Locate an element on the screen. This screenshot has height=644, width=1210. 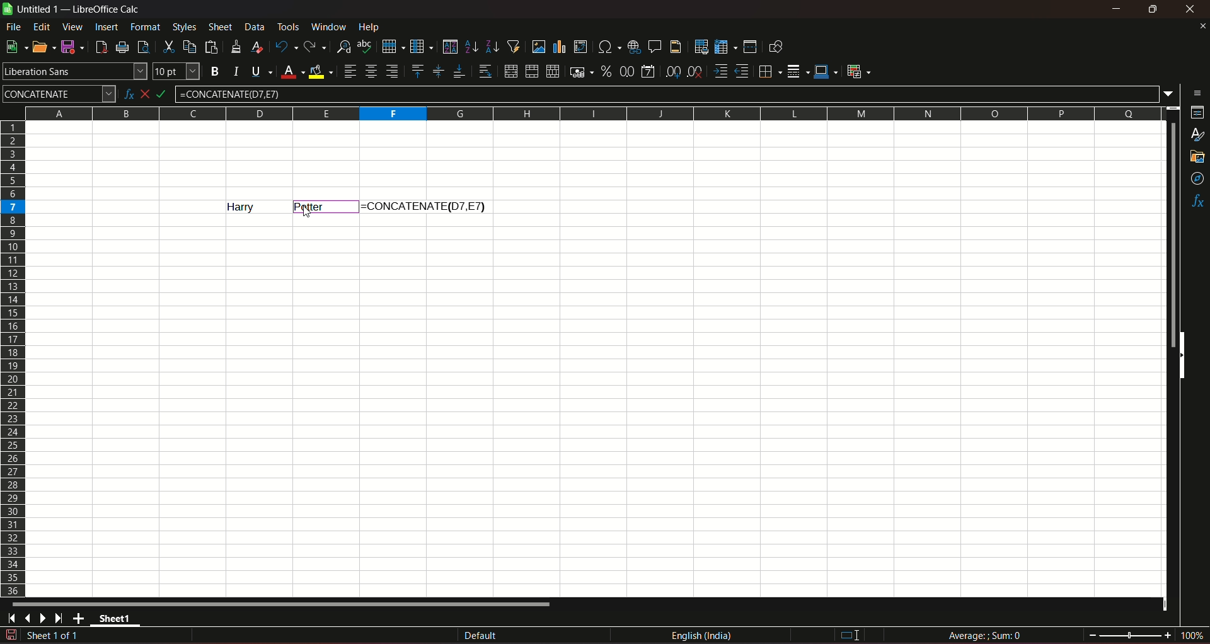
formula is located at coordinates (168, 94).